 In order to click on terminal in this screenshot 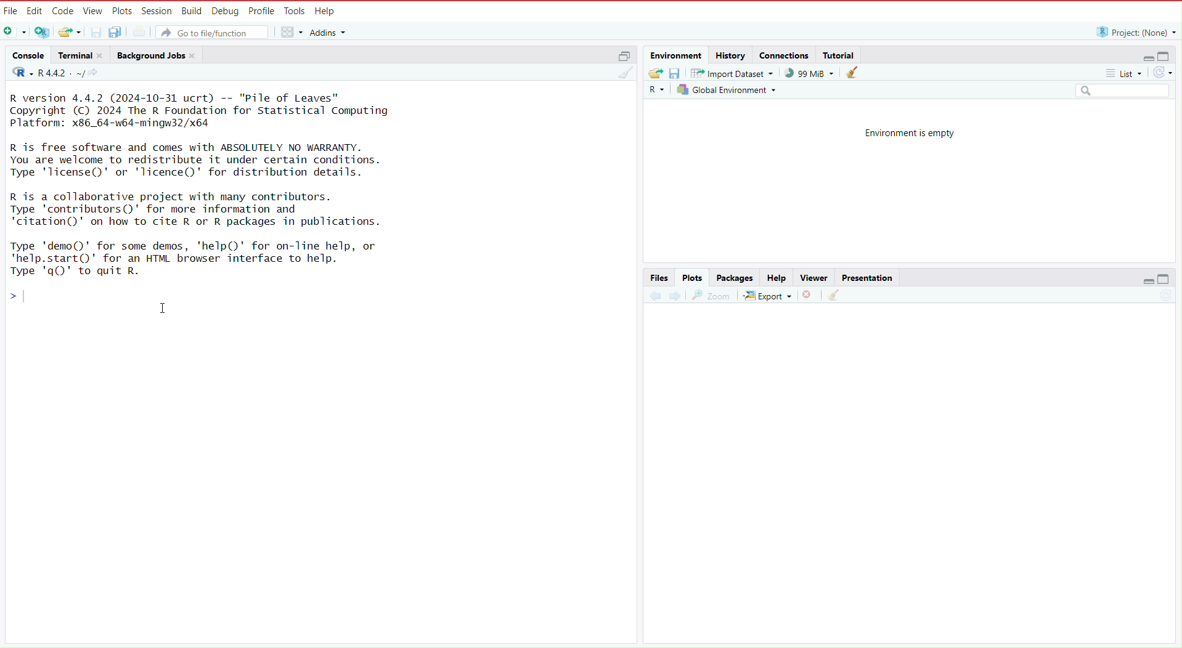, I will do `click(73, 55)`.